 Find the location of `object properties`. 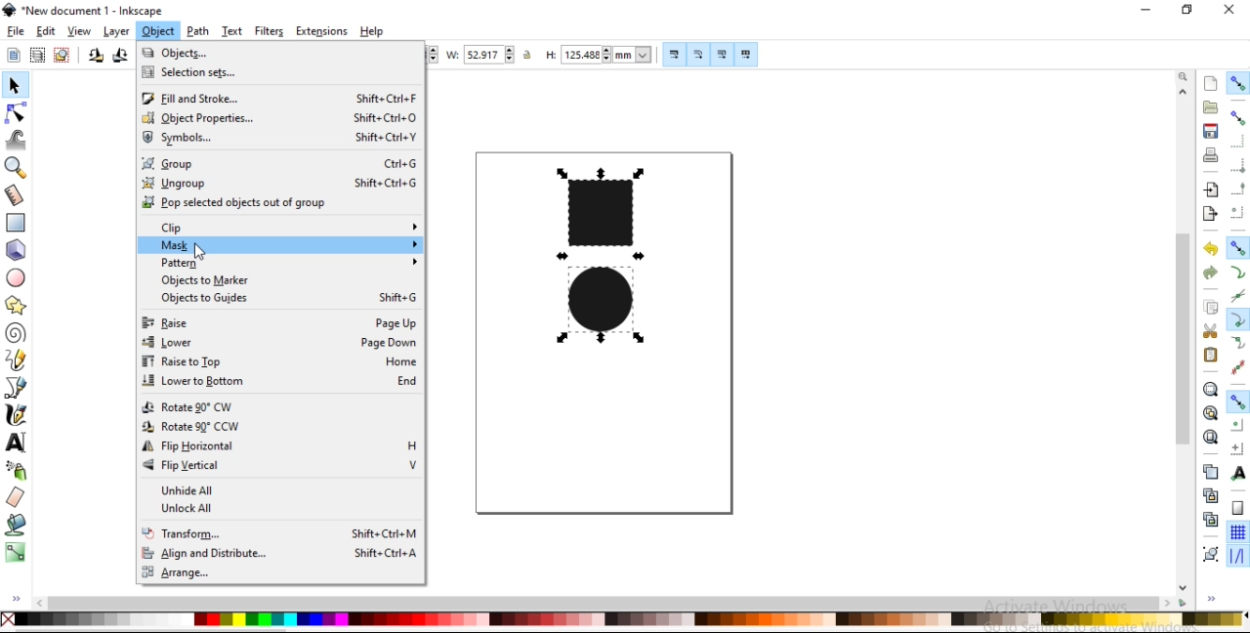

object properties is located at coordinates (278, 121).